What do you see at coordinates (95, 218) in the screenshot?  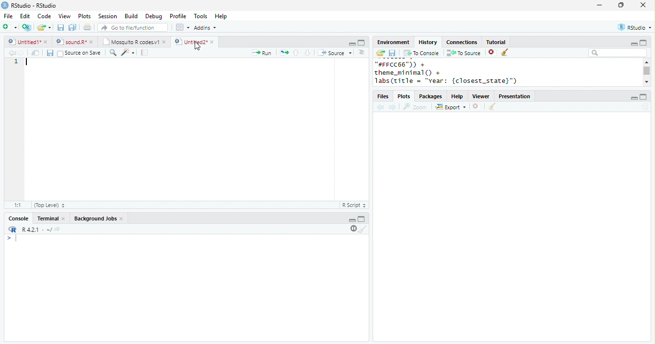 I see `Background Jobs` at bounding box center [95, 218].